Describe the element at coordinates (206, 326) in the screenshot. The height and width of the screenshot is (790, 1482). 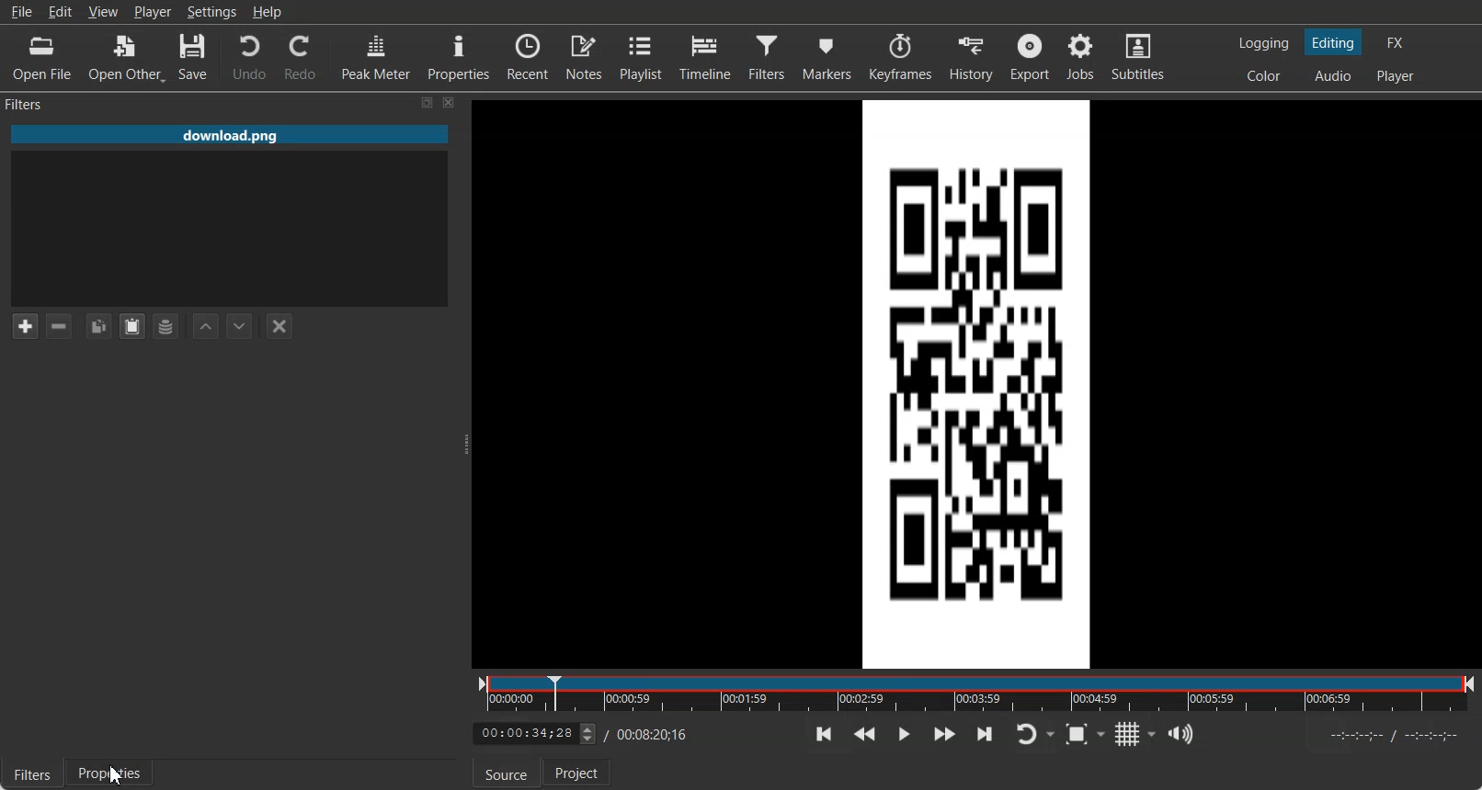
I see `Move filter up` at that location.